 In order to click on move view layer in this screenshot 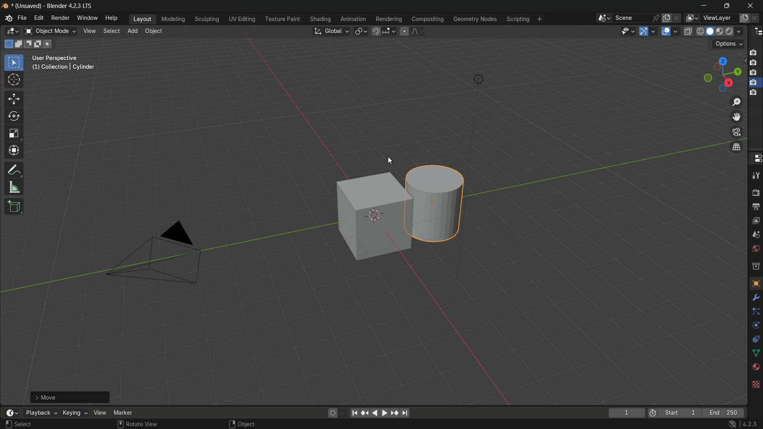, I will do `click(737, 117)`.